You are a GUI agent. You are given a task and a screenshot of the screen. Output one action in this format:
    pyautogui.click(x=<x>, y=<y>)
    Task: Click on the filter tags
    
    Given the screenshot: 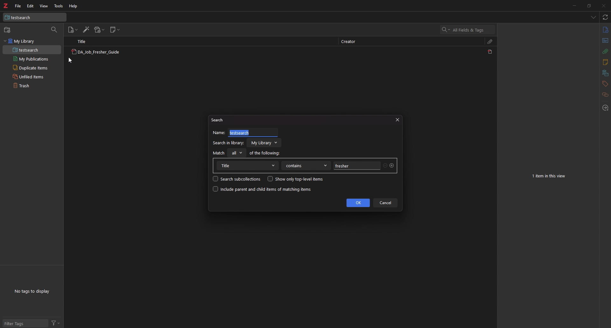 What is the action you would take?
    pyautogui.click(x=25, y=323)
    